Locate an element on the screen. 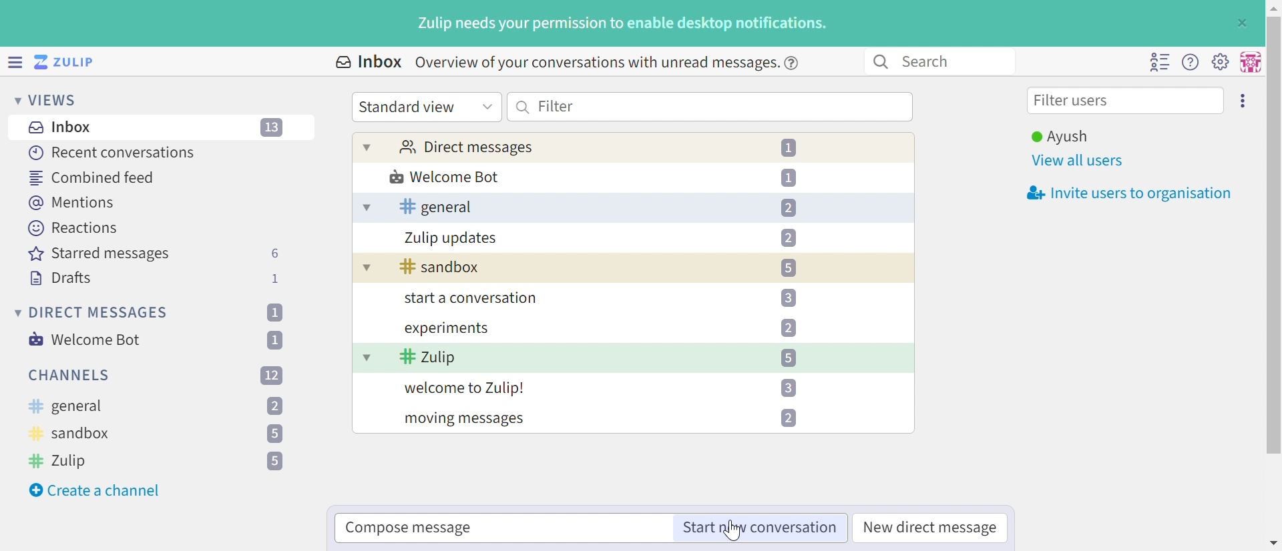 This screenshot has height=551, width=1282. Start new conversation is located at coordinates (758, 528).